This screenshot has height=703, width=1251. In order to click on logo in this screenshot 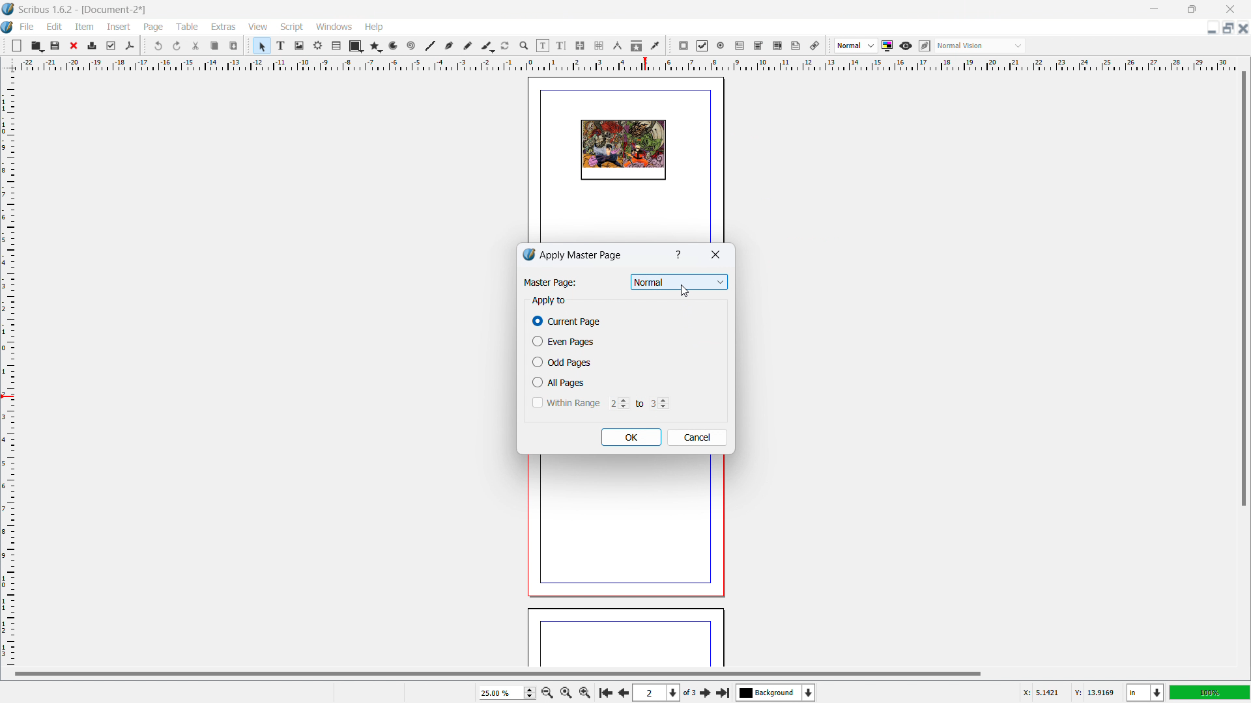, I will do `click(528, 255)`.